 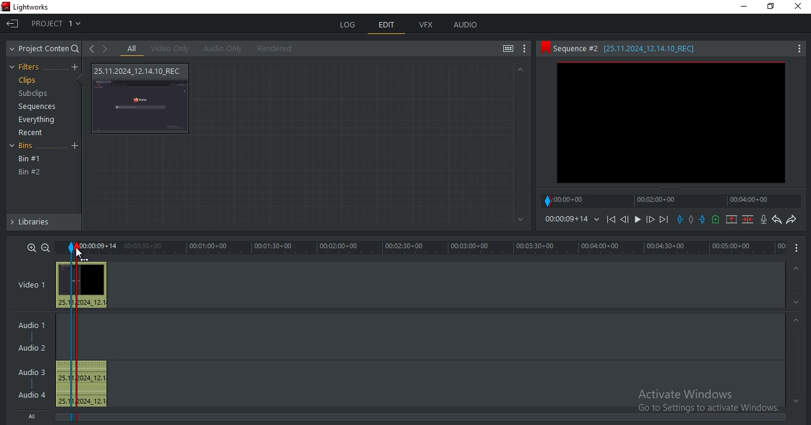 What do you see at coordinates (35, 417) in the screenshot?
I see `All` at bounding box center [35, 417].